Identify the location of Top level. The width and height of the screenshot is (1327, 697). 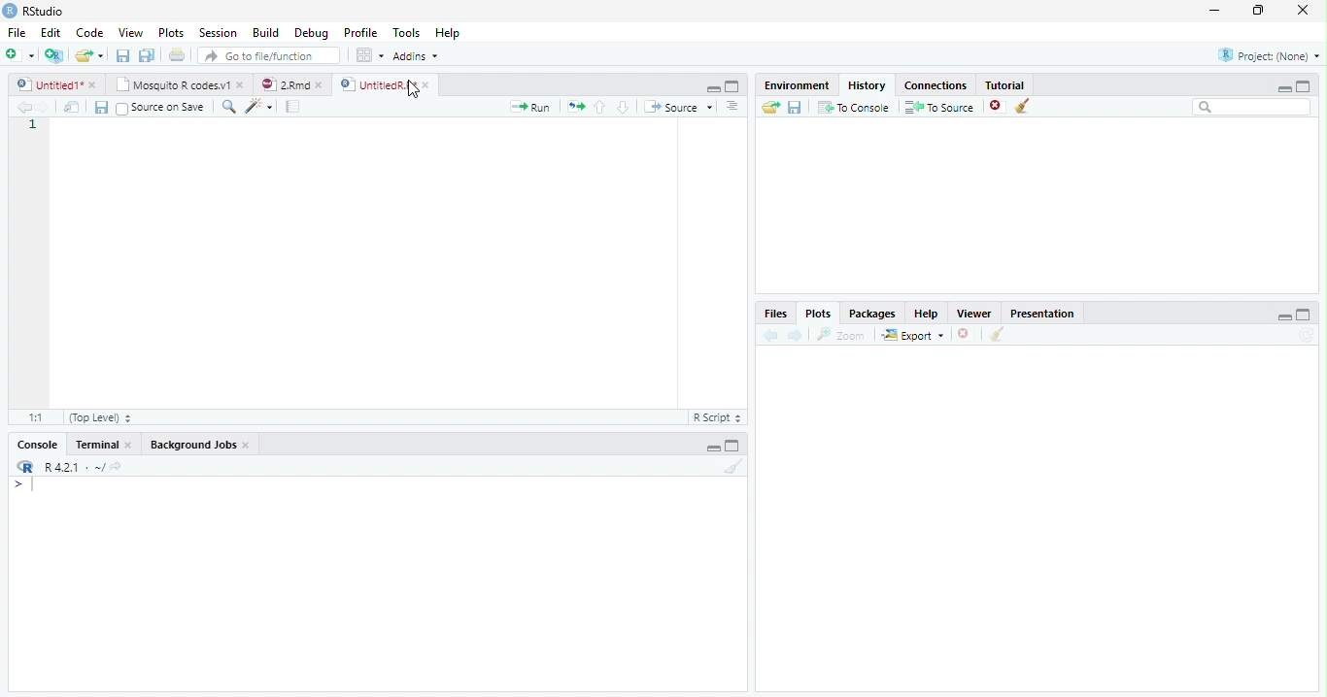
(103, 418).